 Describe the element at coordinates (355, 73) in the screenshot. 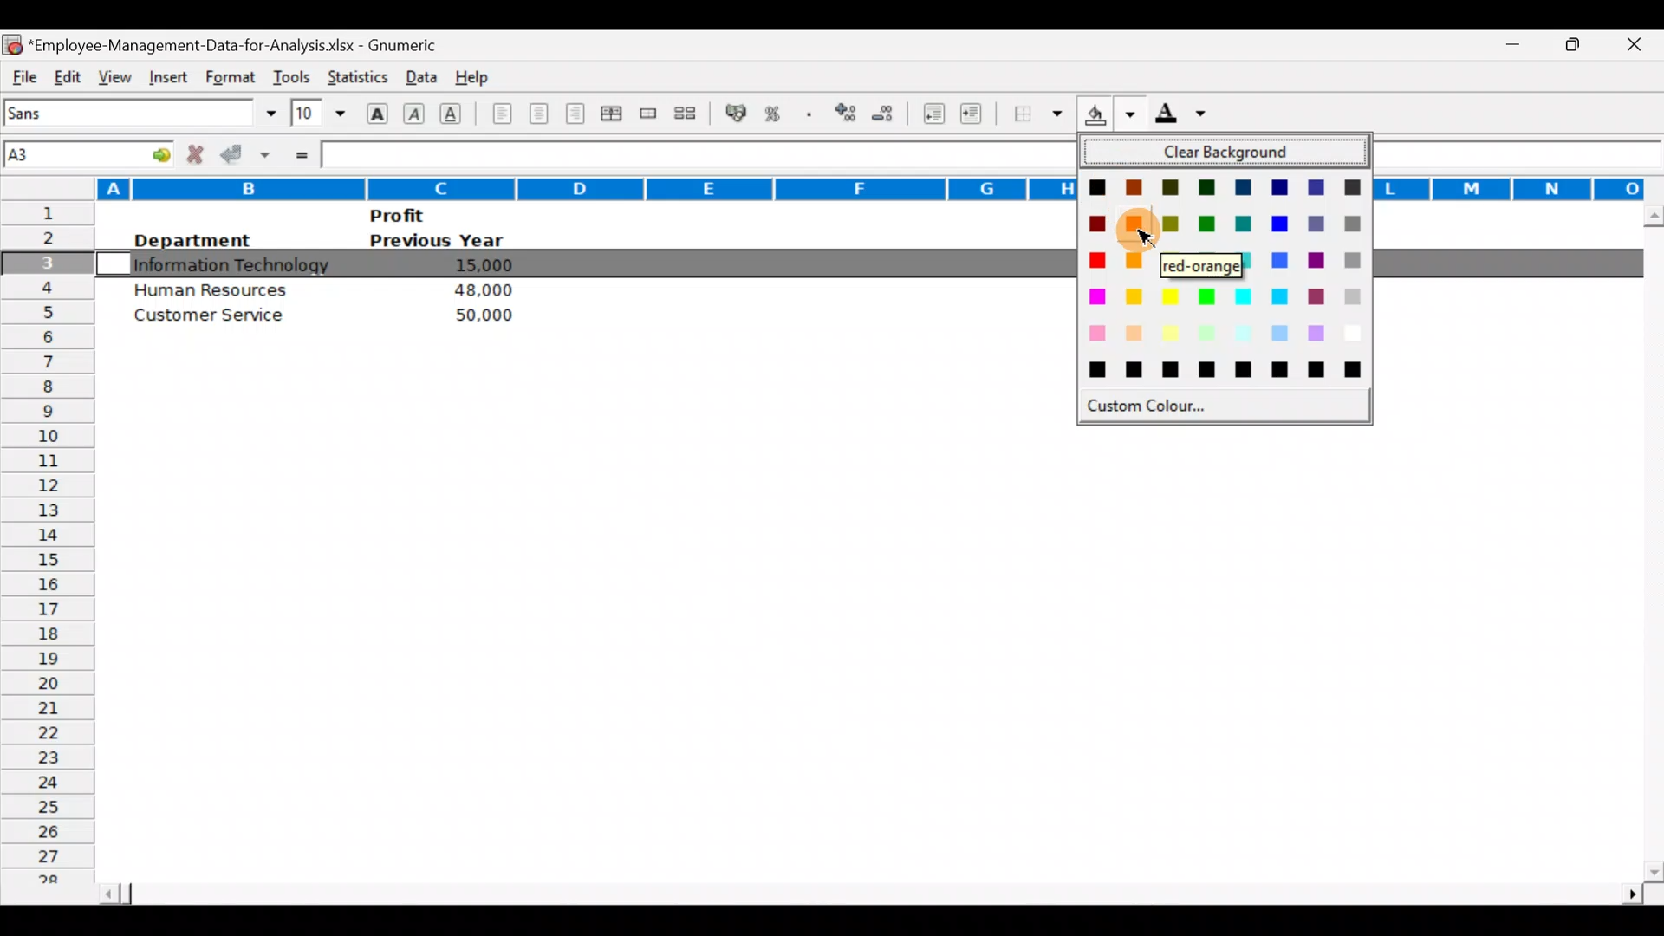

I see `Statistics` at that location.